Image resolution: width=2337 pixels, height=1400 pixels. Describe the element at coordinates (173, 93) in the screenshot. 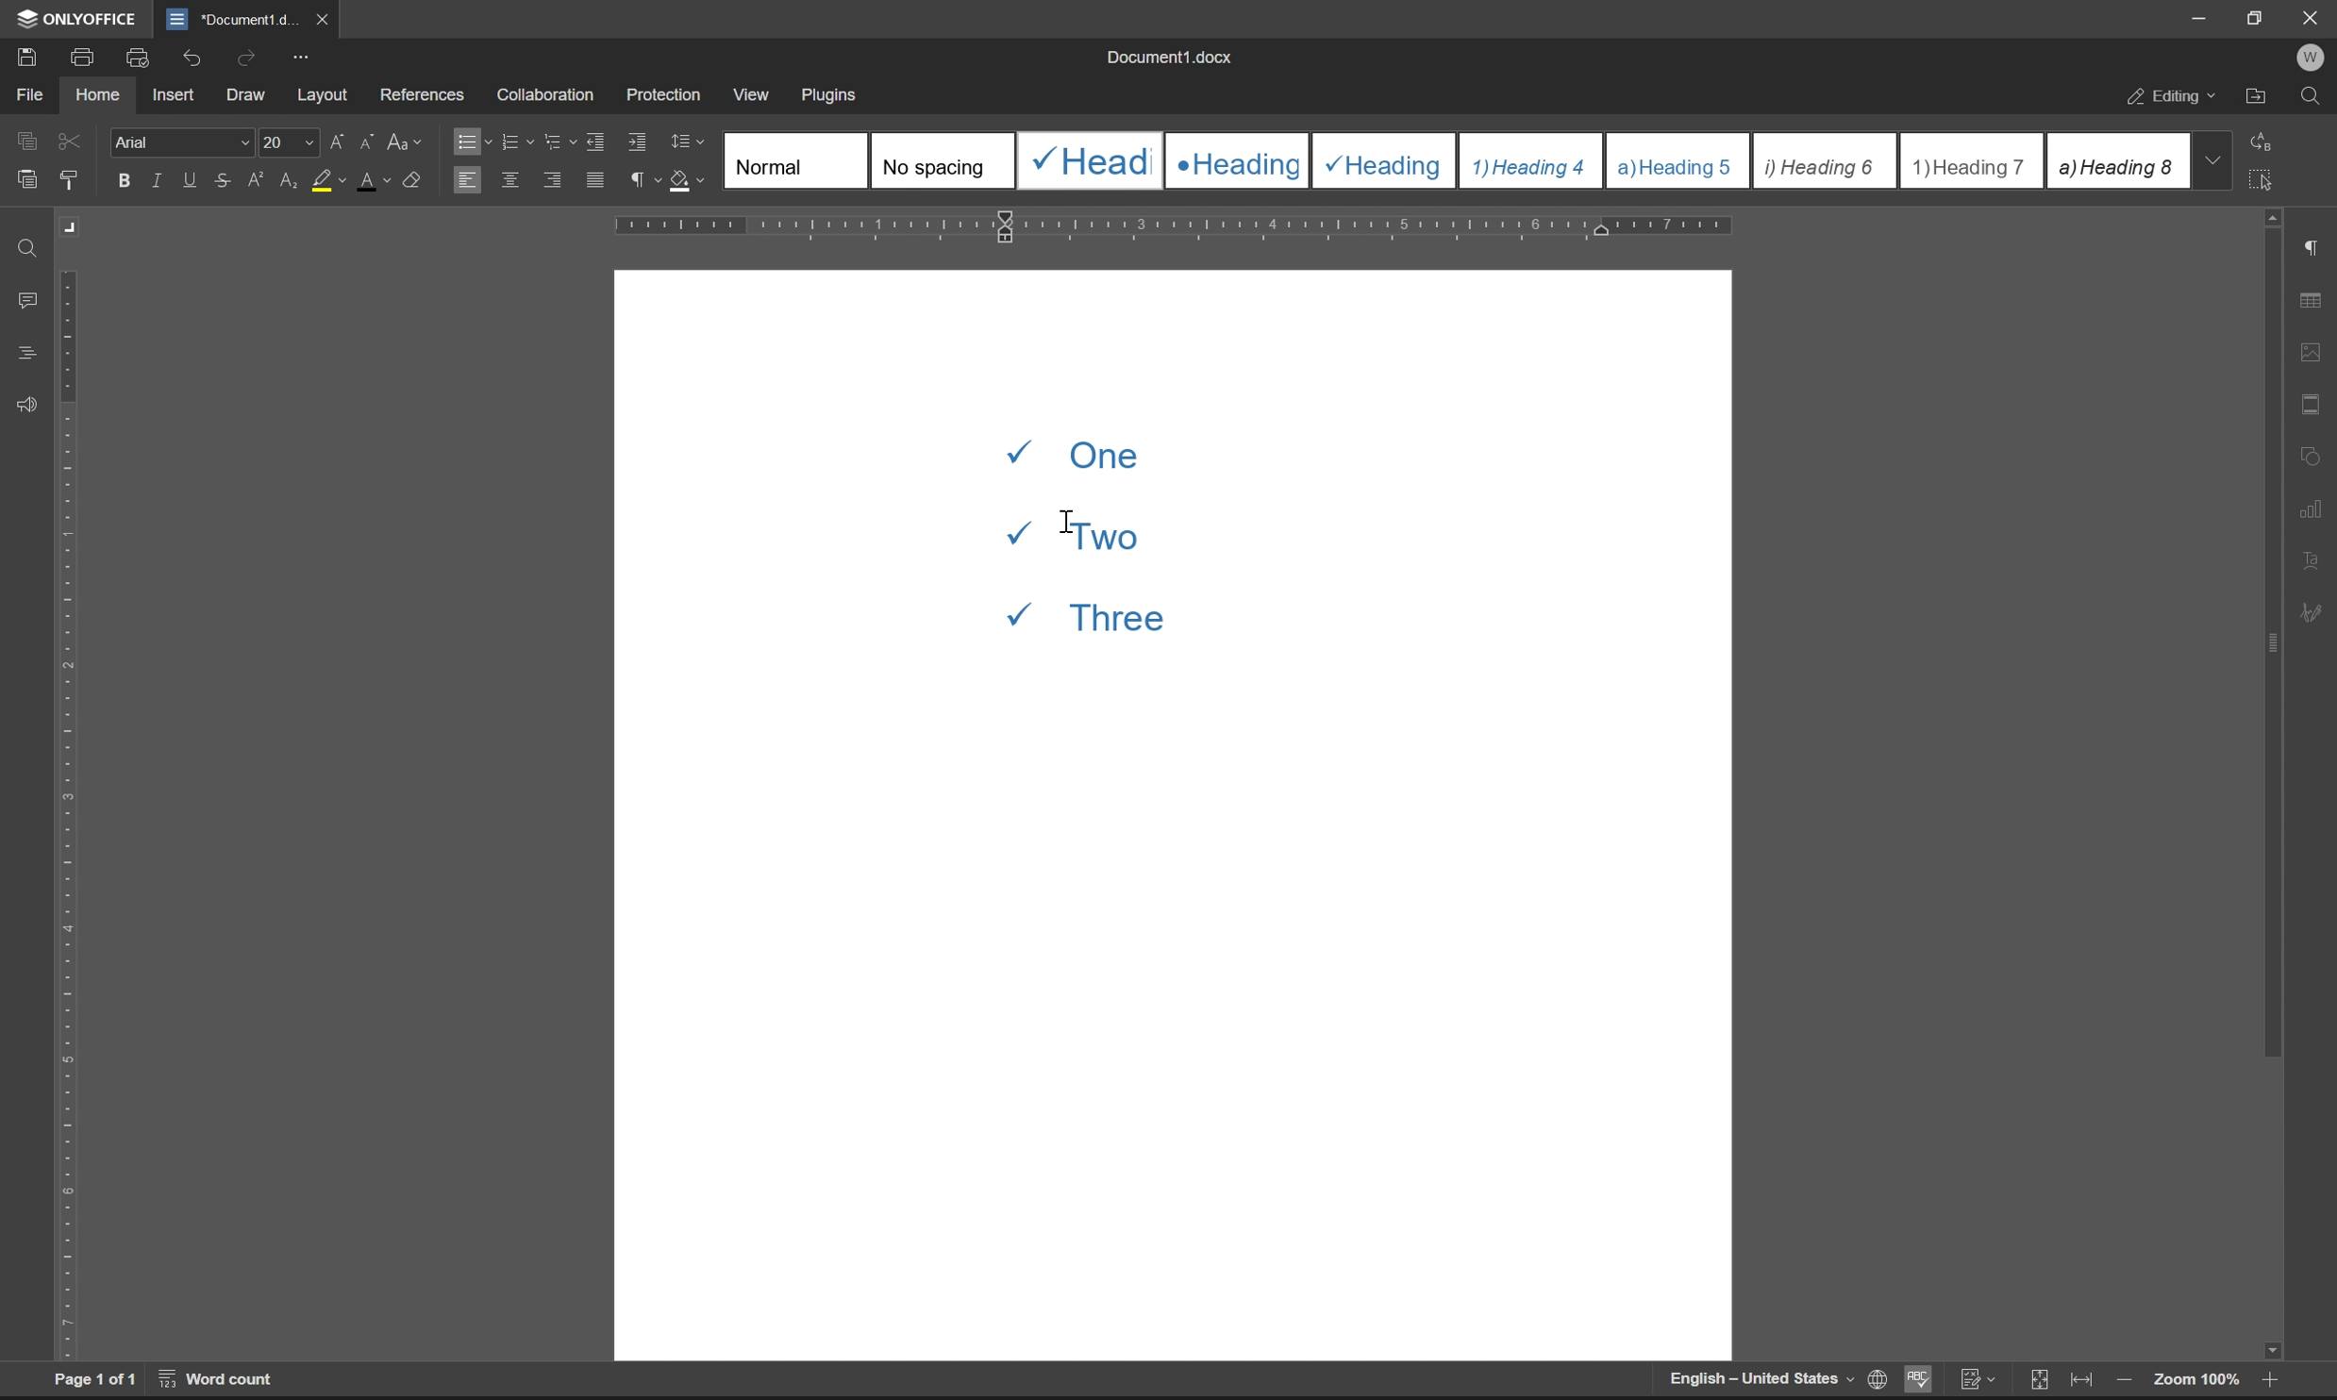

I see `insert` at that location.